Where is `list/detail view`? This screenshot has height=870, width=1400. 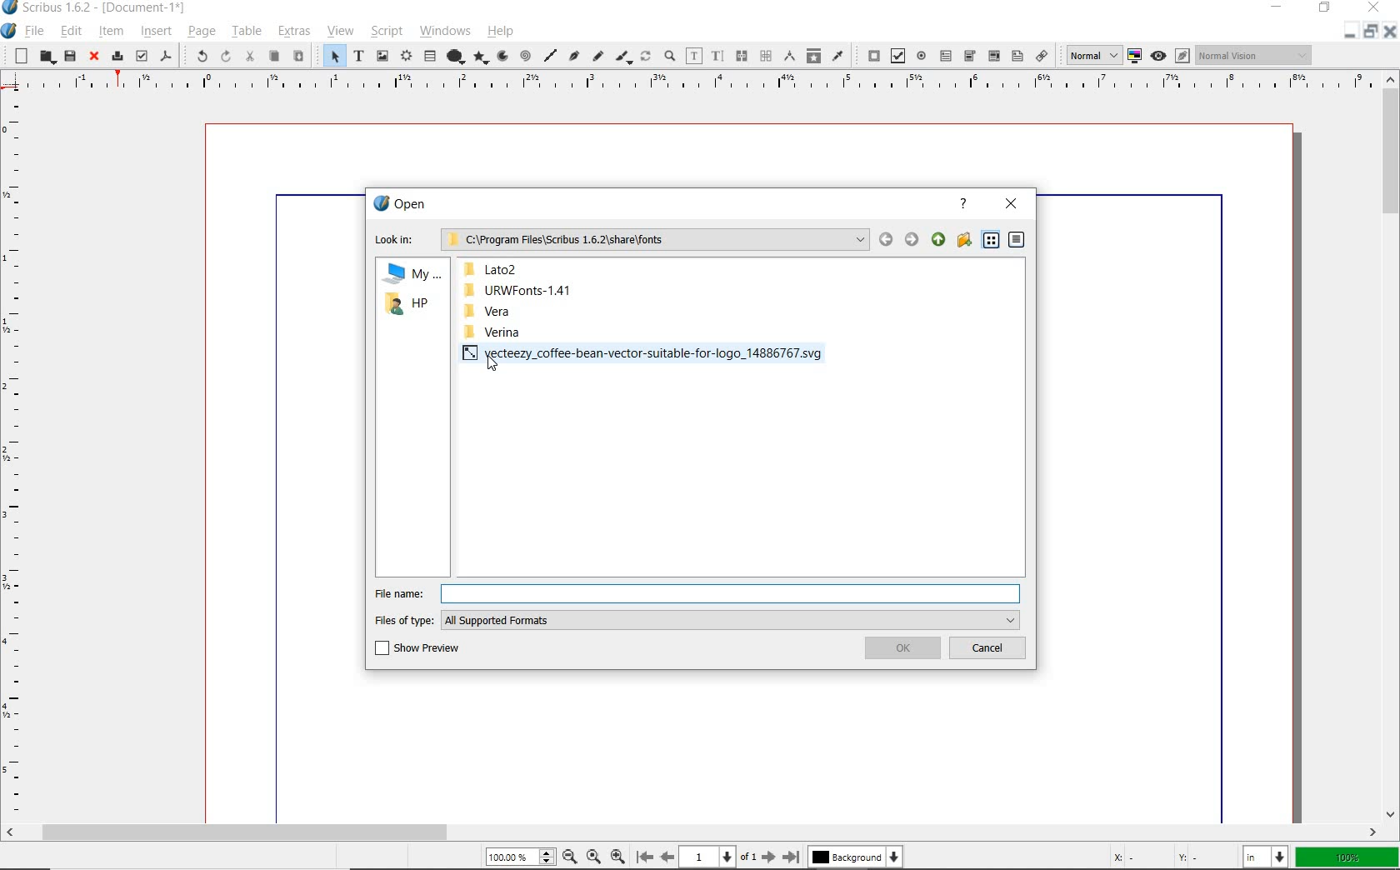 list/detail view is located at coordinates (1007, 240).